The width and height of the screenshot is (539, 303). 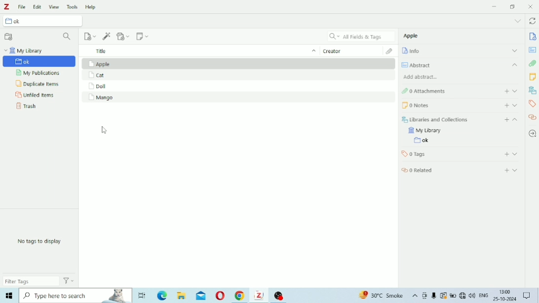 What do you see at coordinates (411, 36) in the screenshot?
I see `Apple` at bounding box center [411, 36].